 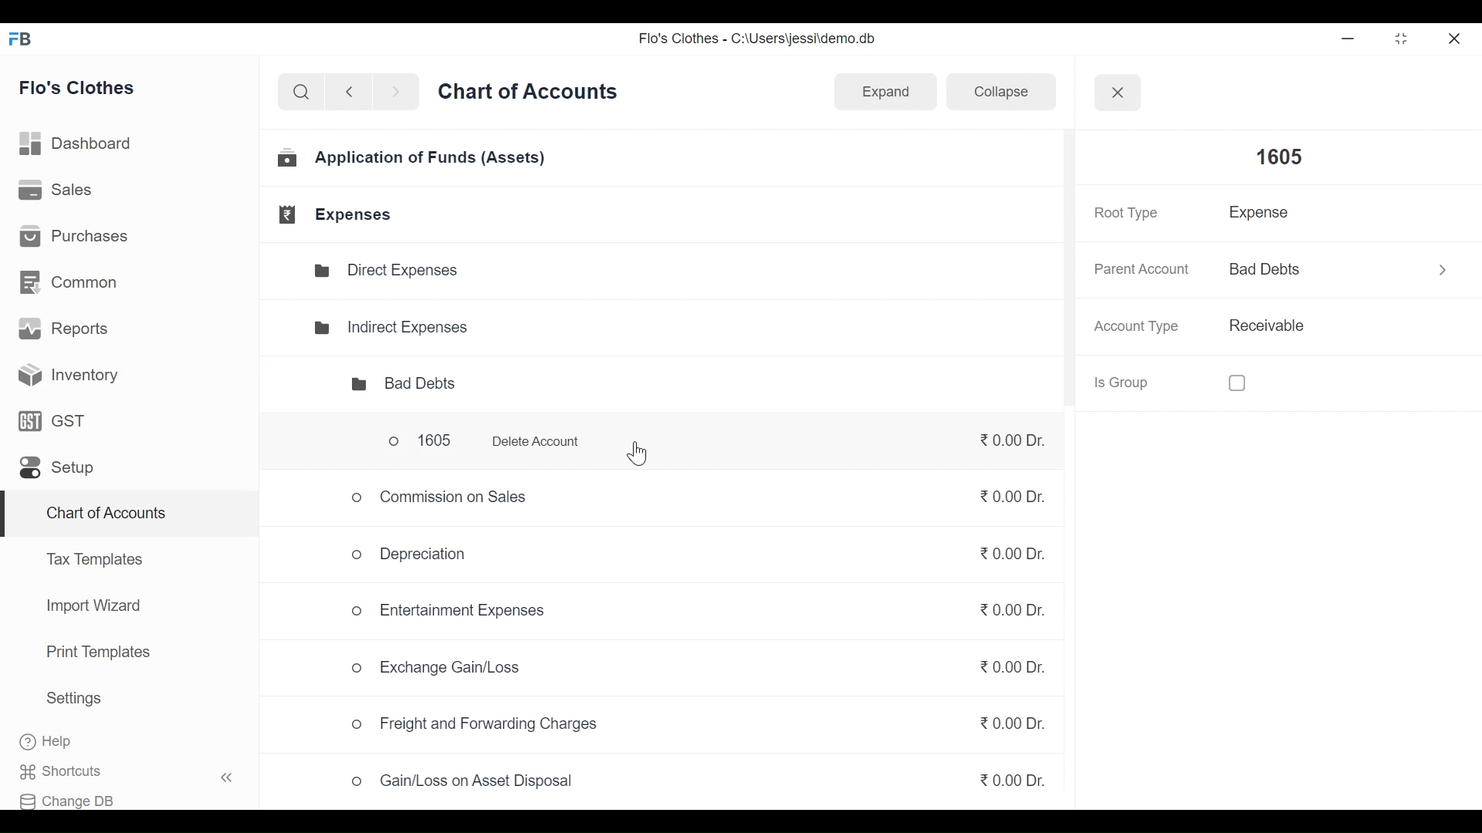 I want to click on Settings, so click(x=73, y=701).